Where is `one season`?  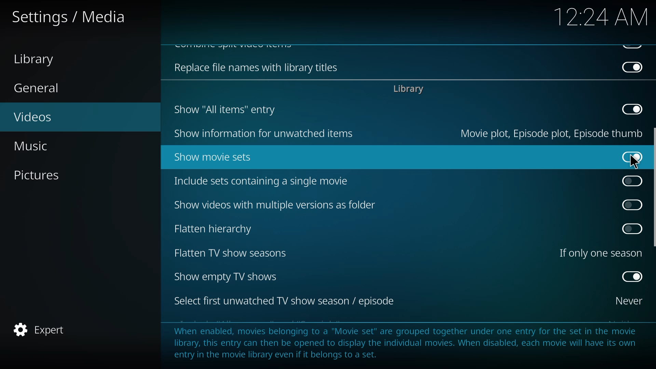
one season is located at coordinates (600, 252).